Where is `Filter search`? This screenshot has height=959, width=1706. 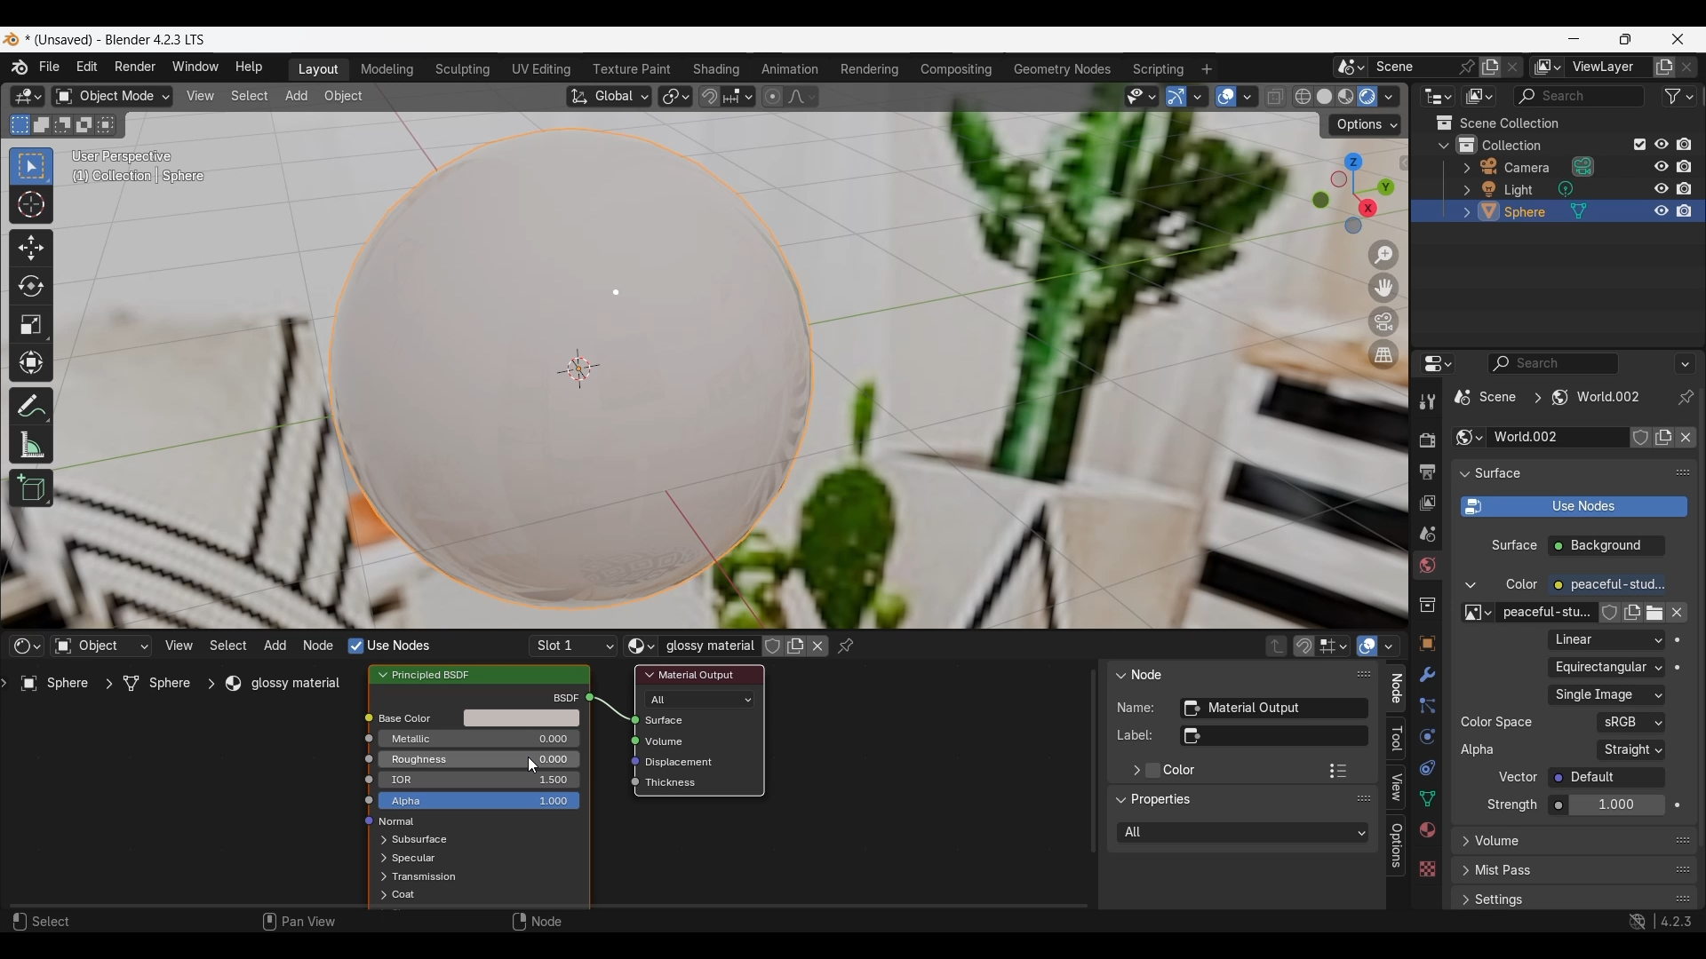
Filter search is located at coordinates (1579, 97).